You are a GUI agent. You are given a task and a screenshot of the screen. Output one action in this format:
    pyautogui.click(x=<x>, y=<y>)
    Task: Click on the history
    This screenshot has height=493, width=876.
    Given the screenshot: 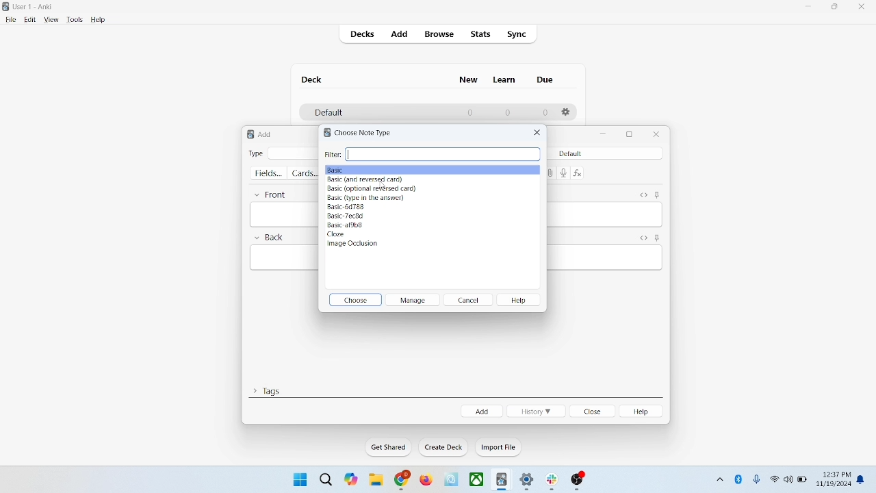 What is the action you would take?
    pyautogui.click(x=535, y=412)
    